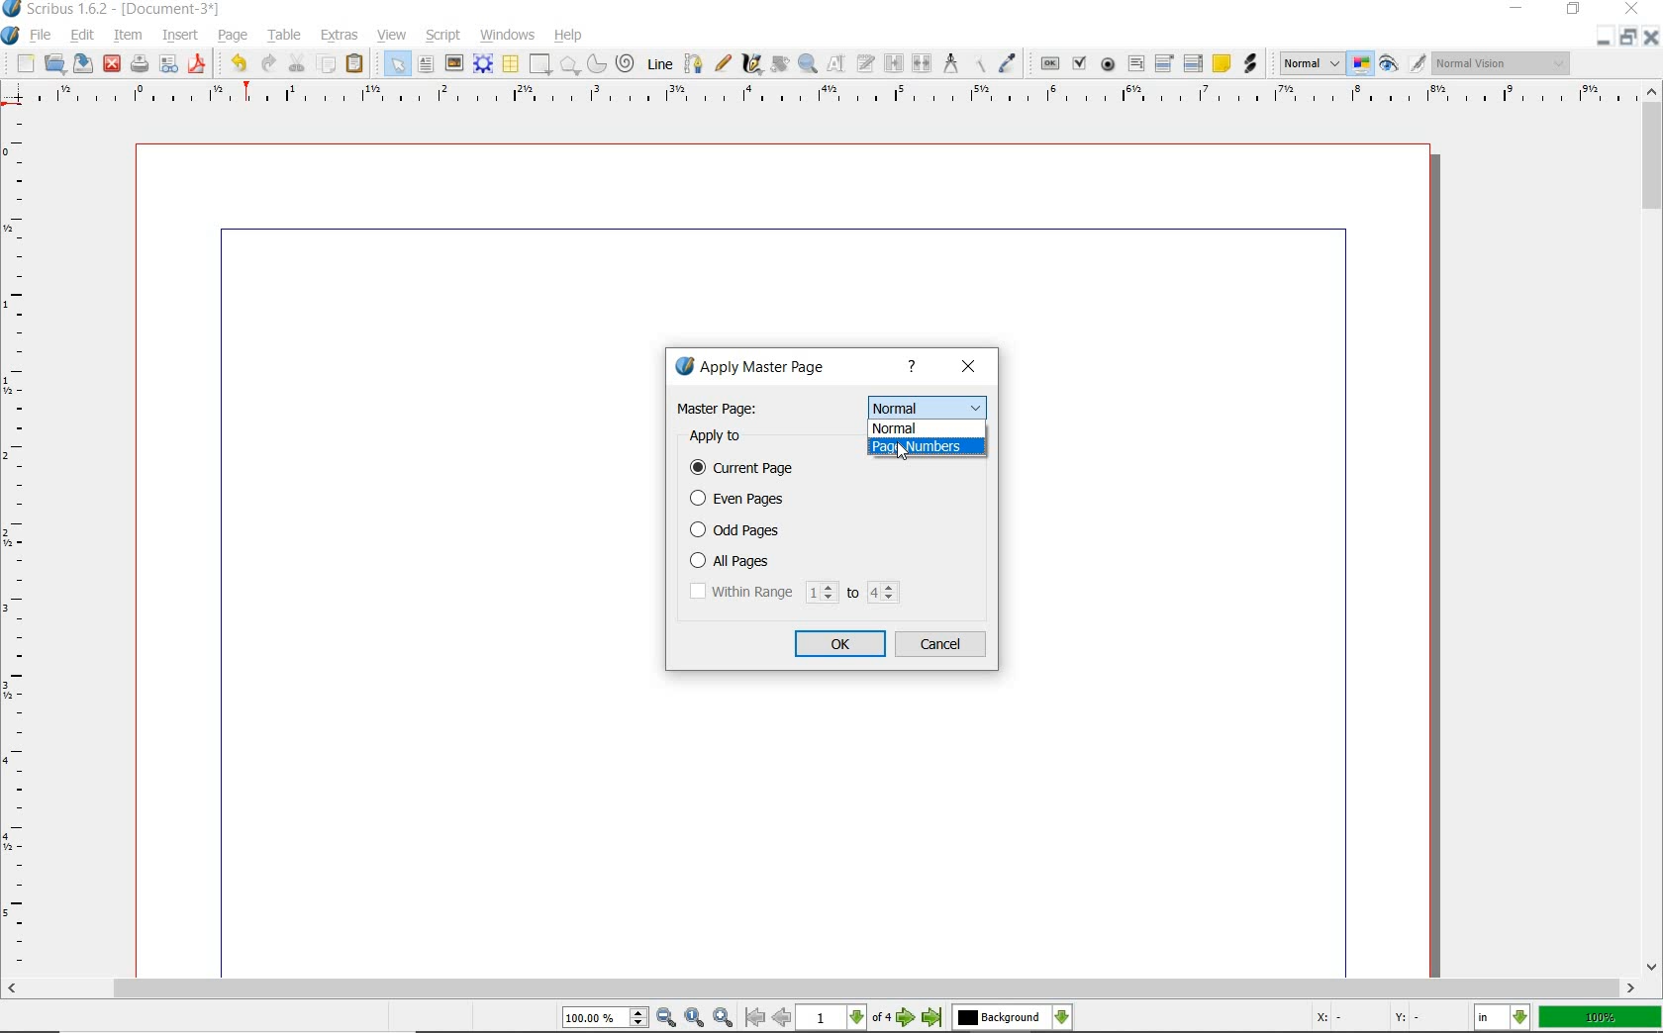 Image resolution: width=1663 pixels, height=1033 pixels. Describe the element at coordinates (197, 65) in the screenshot. I see `save as pdf` at that location.